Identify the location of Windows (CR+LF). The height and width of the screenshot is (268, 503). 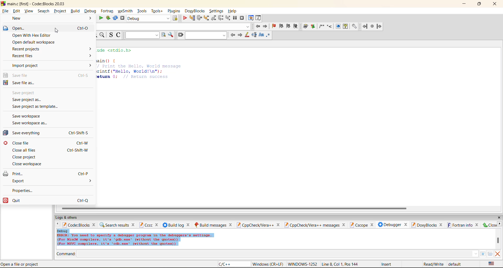
(269, 264).